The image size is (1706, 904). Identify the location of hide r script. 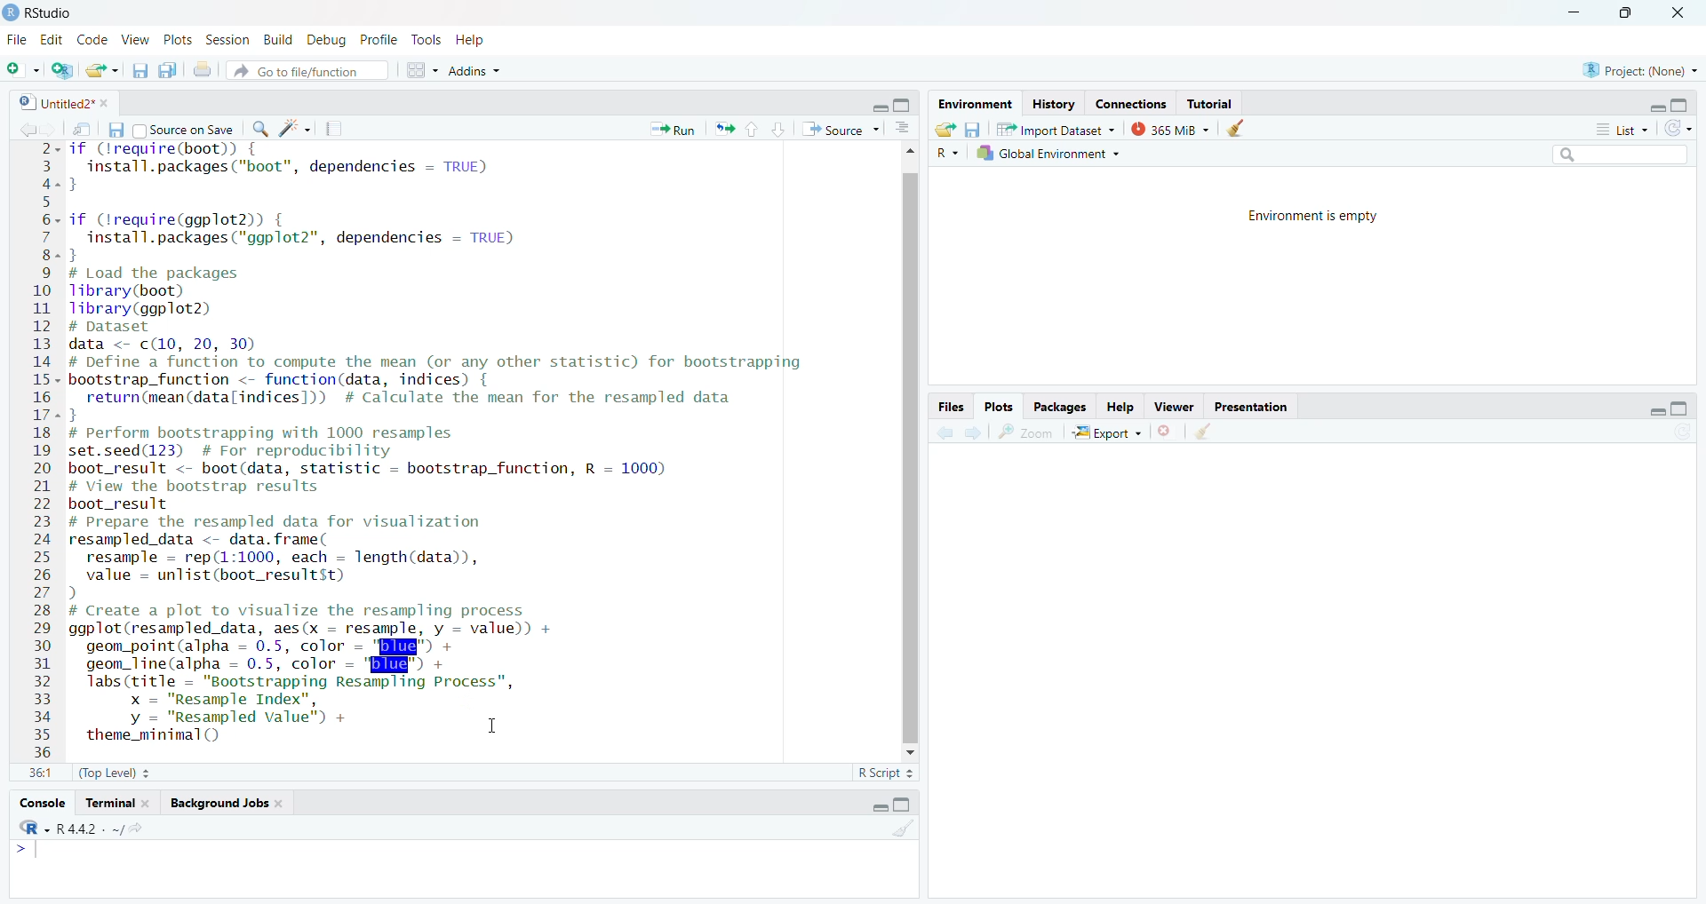
(1650, 107).